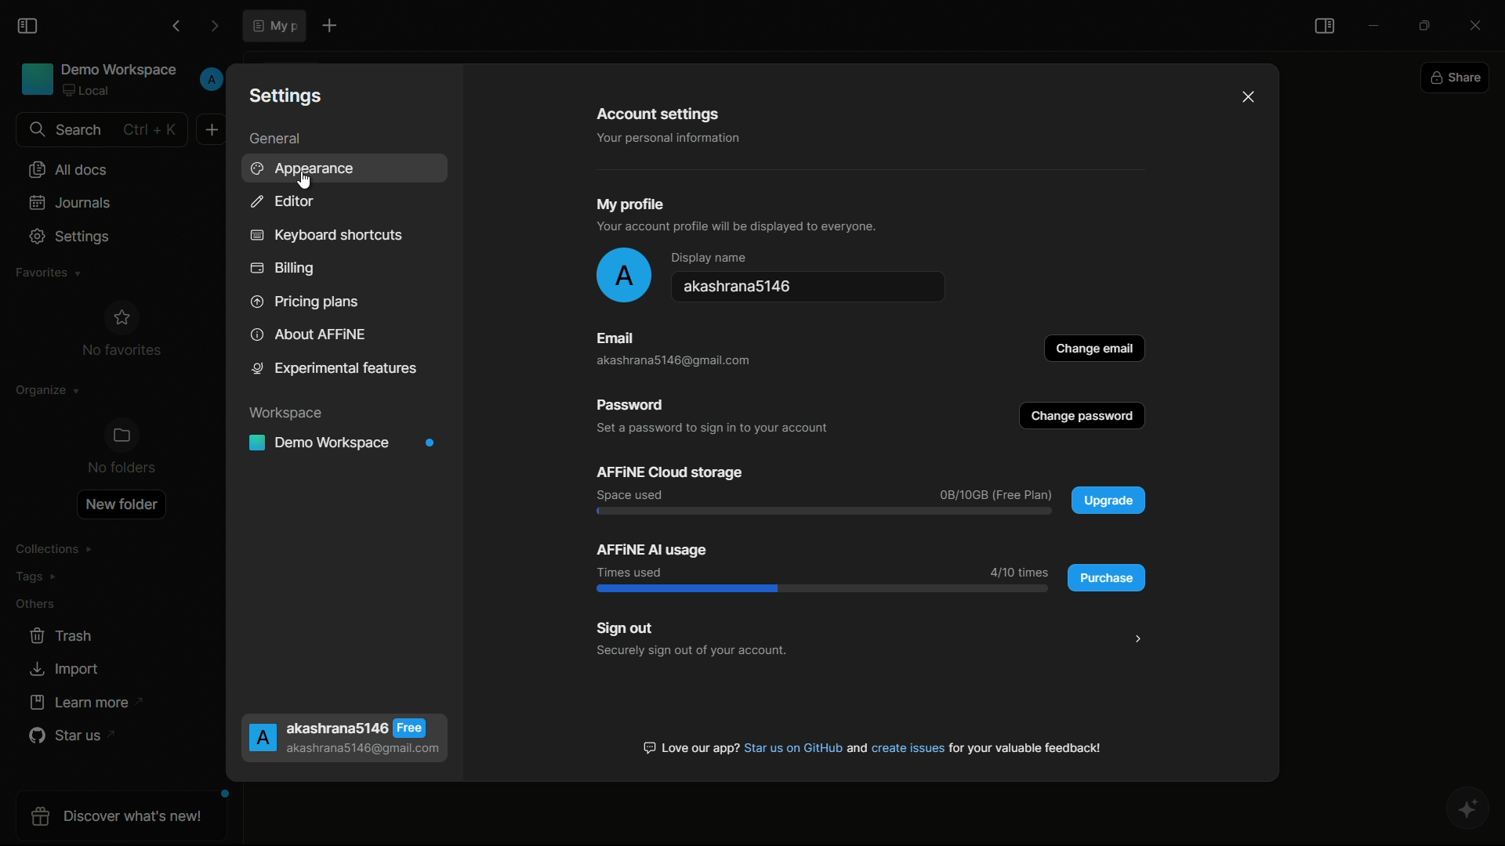 The height and width of the screenshot is (846, 1505). I want to click on Settings, so click(288, 94).